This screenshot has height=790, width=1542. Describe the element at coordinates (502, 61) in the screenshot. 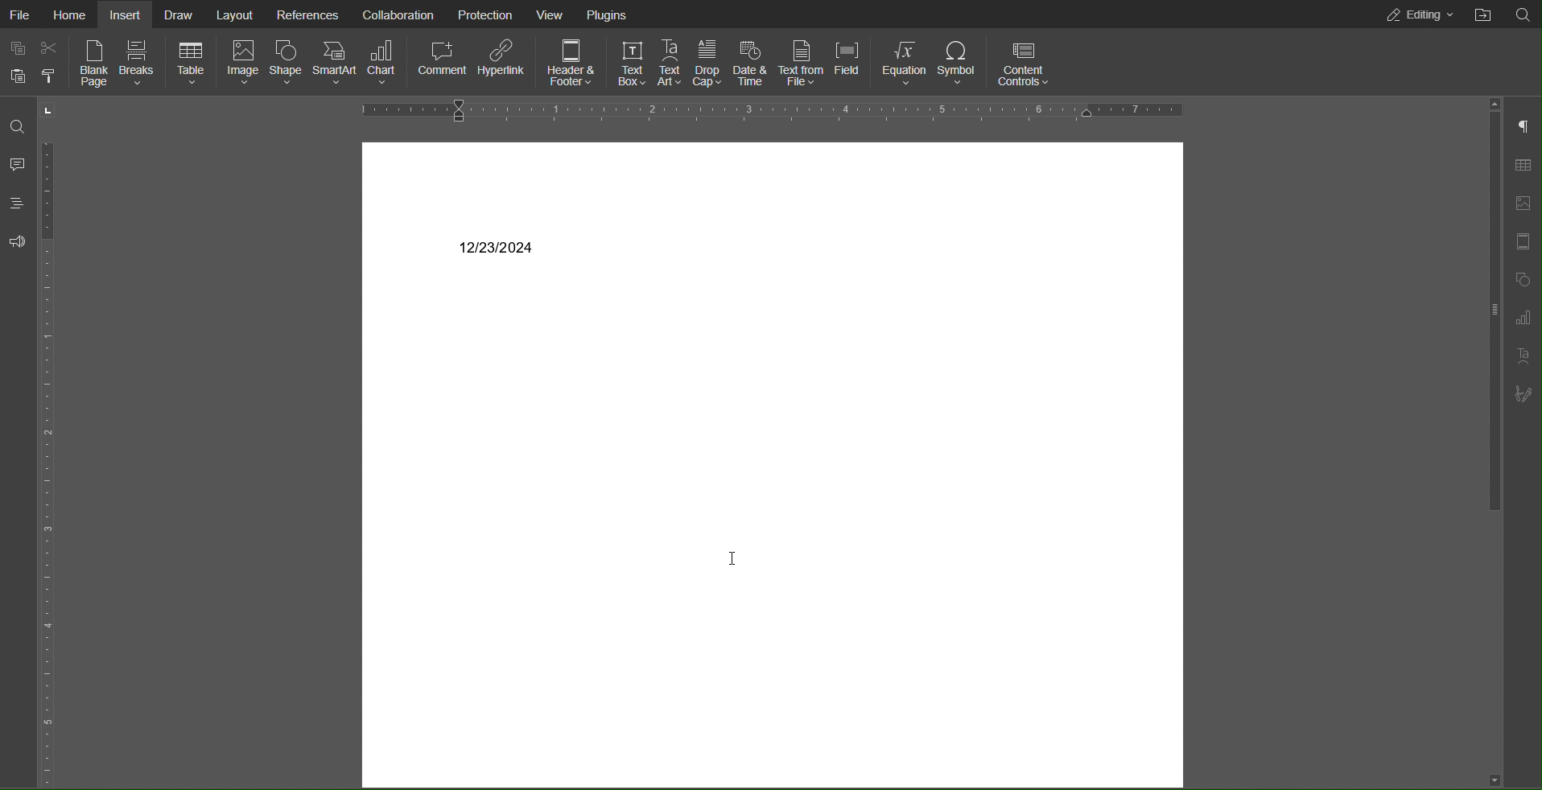

I see `Hyperlink` at that location.